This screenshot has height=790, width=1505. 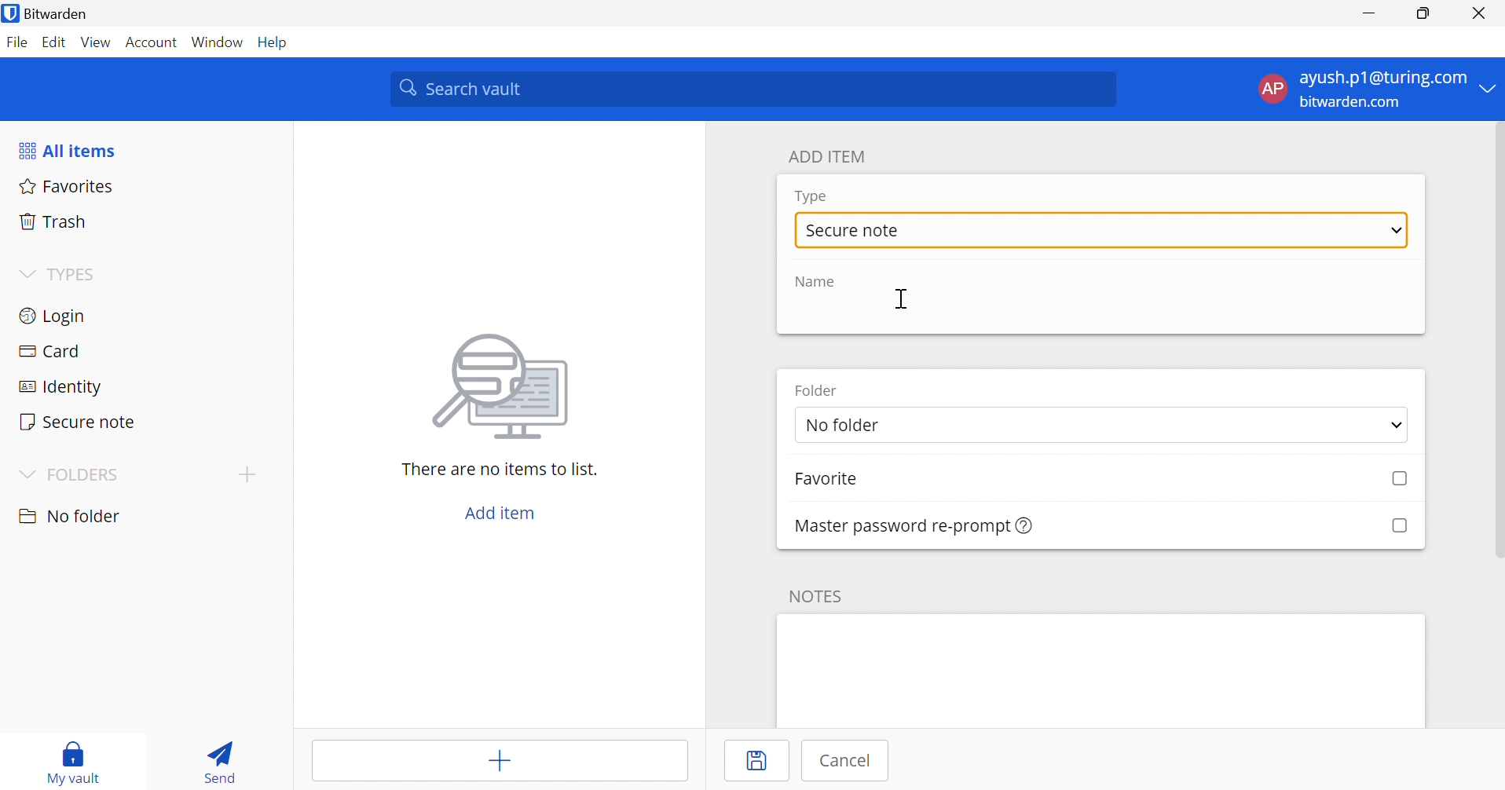 I want to click on Send, so click(x=218, y=765).